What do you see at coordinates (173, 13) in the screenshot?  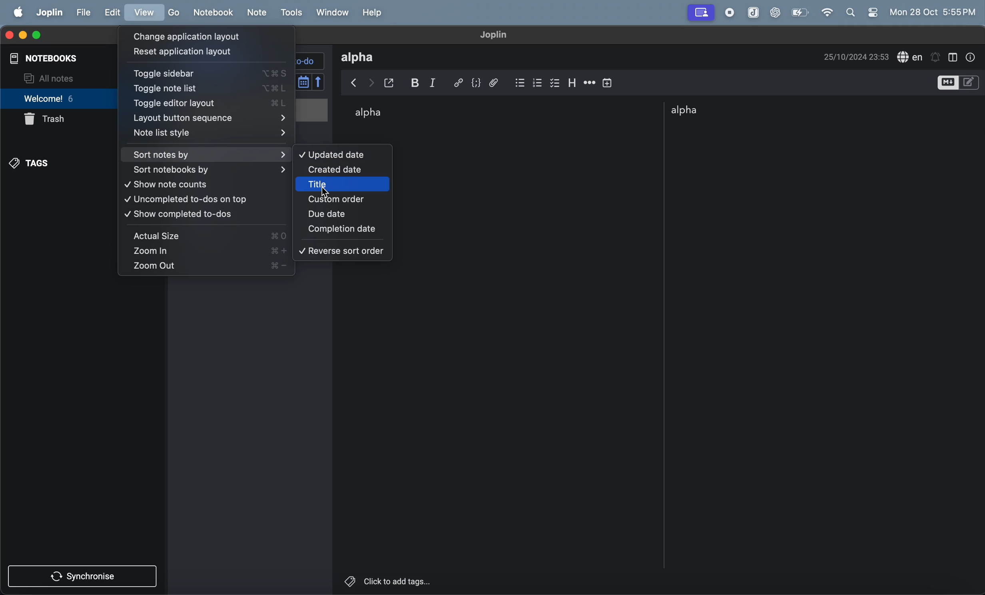 I see `go` at bounding box center [173, 13].